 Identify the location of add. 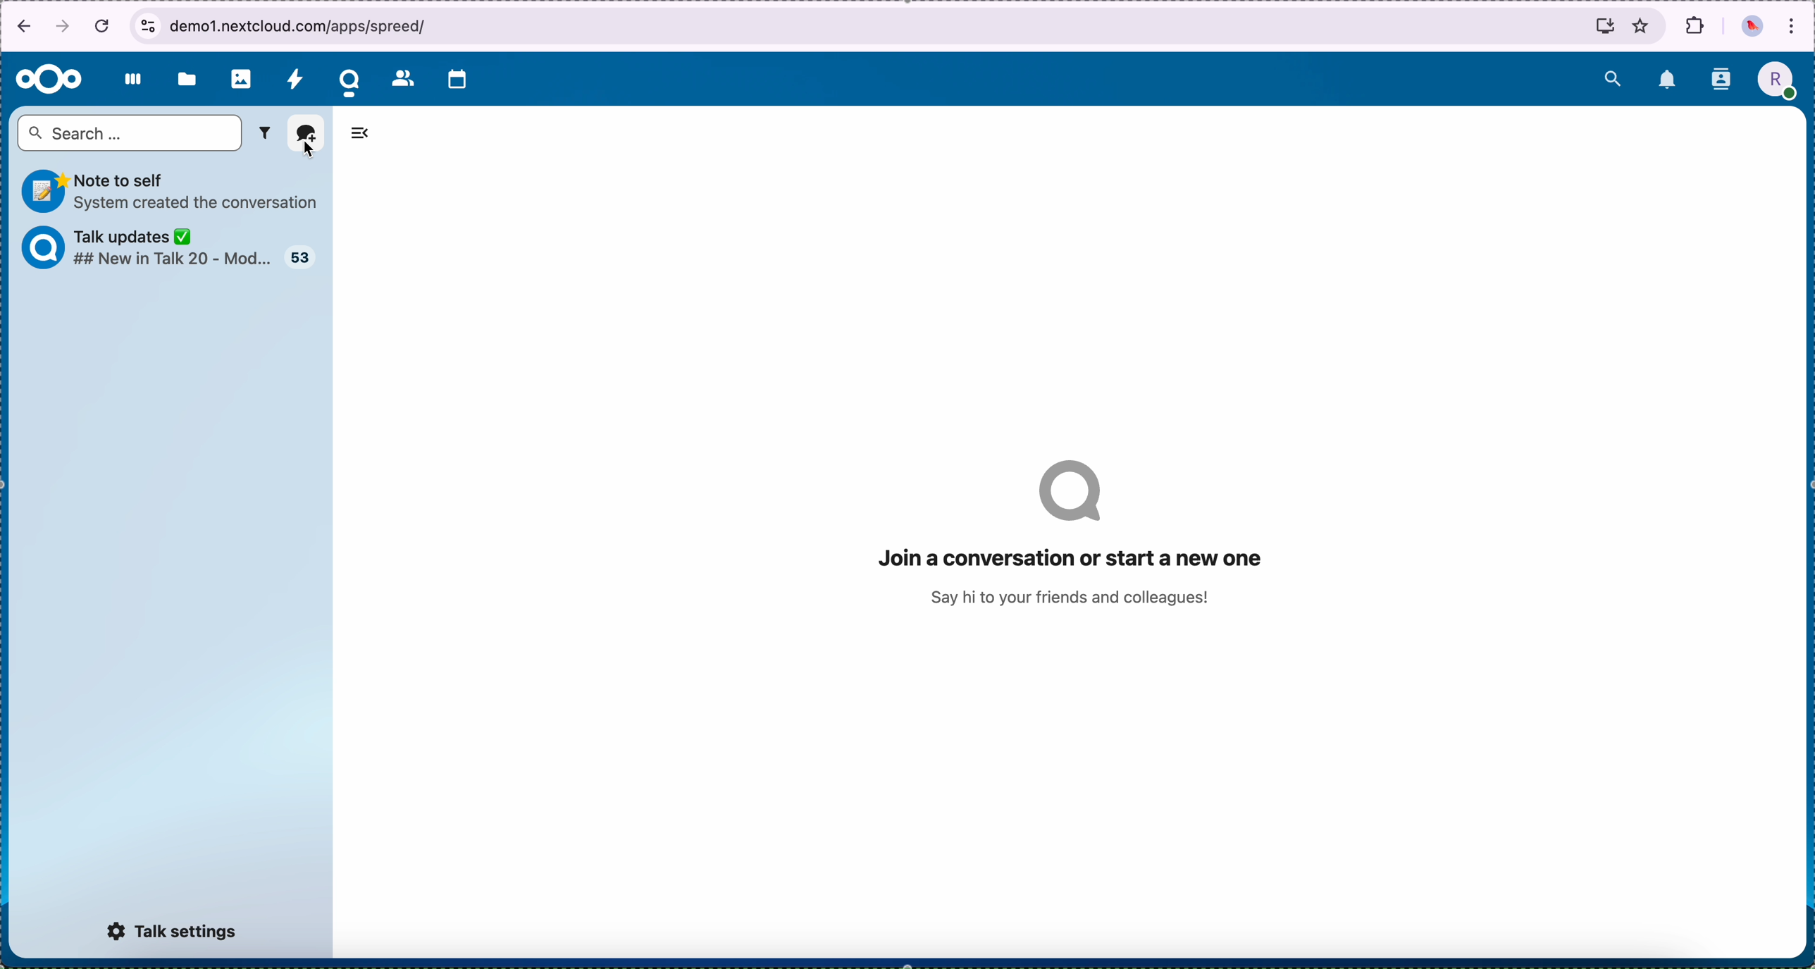
(305, 133).